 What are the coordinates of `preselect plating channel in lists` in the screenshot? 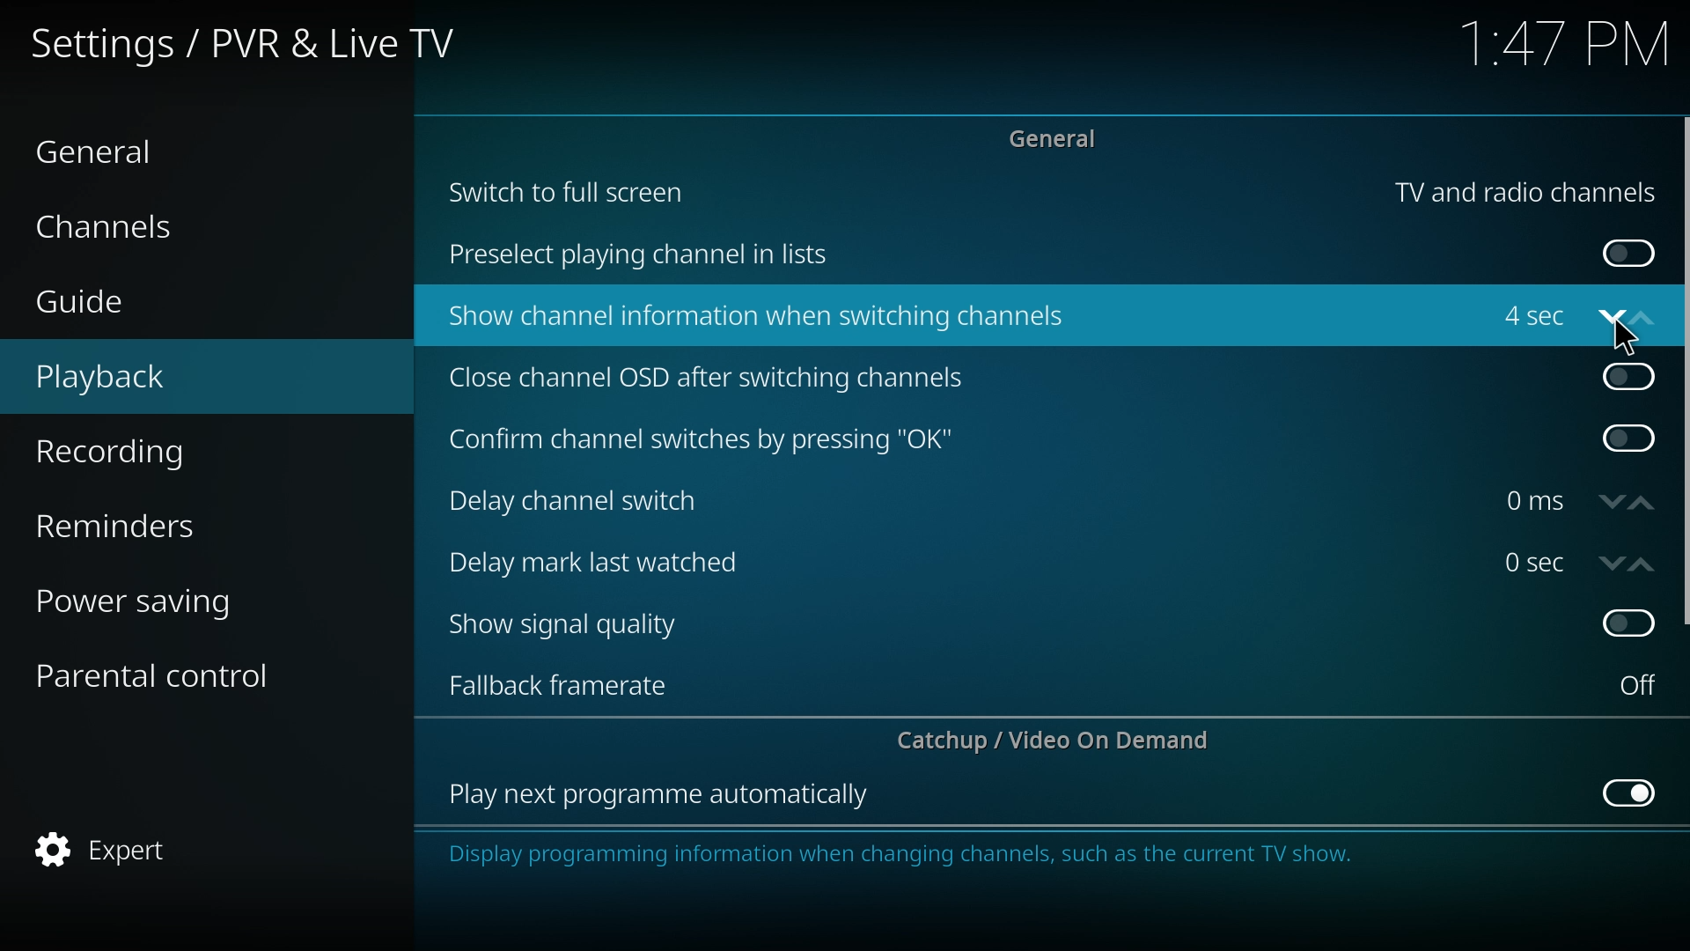 It's located at (645, 256).